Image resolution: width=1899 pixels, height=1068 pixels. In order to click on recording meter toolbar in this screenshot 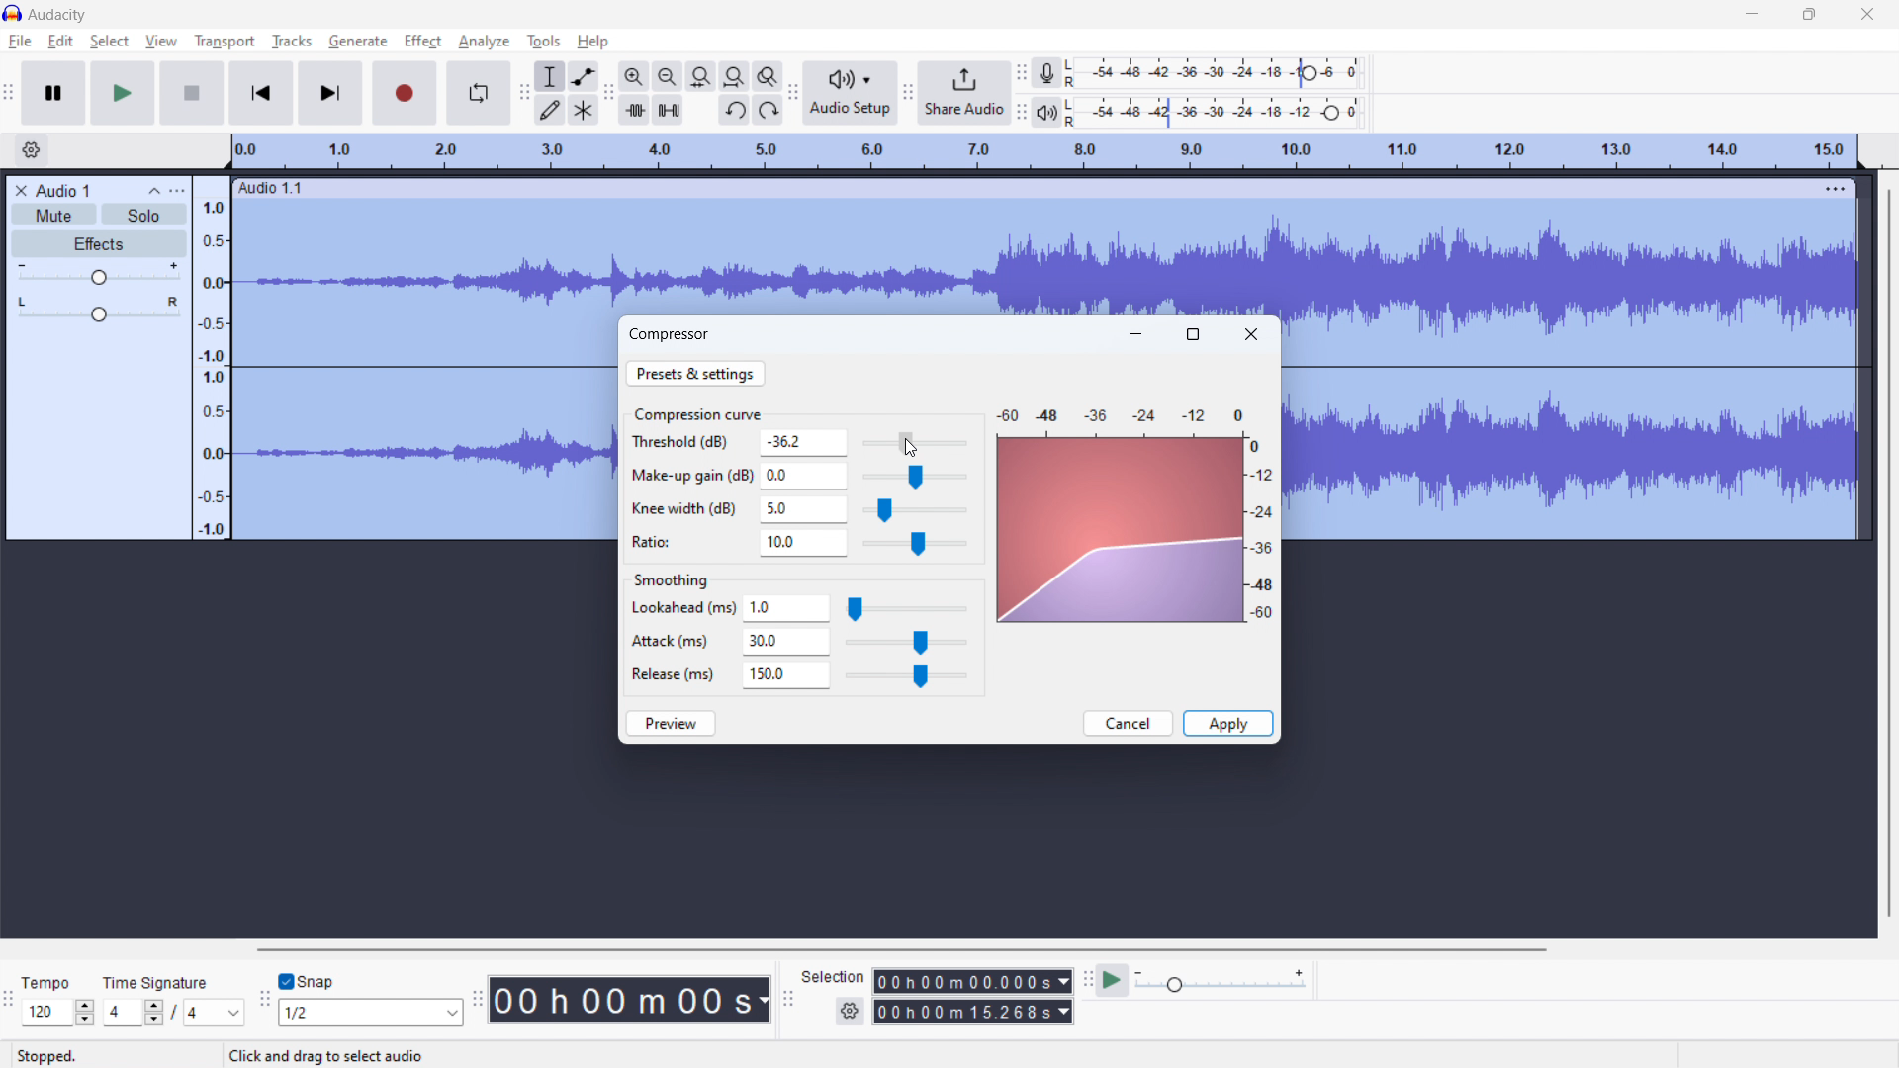, I will do `click(1022, 73)`.